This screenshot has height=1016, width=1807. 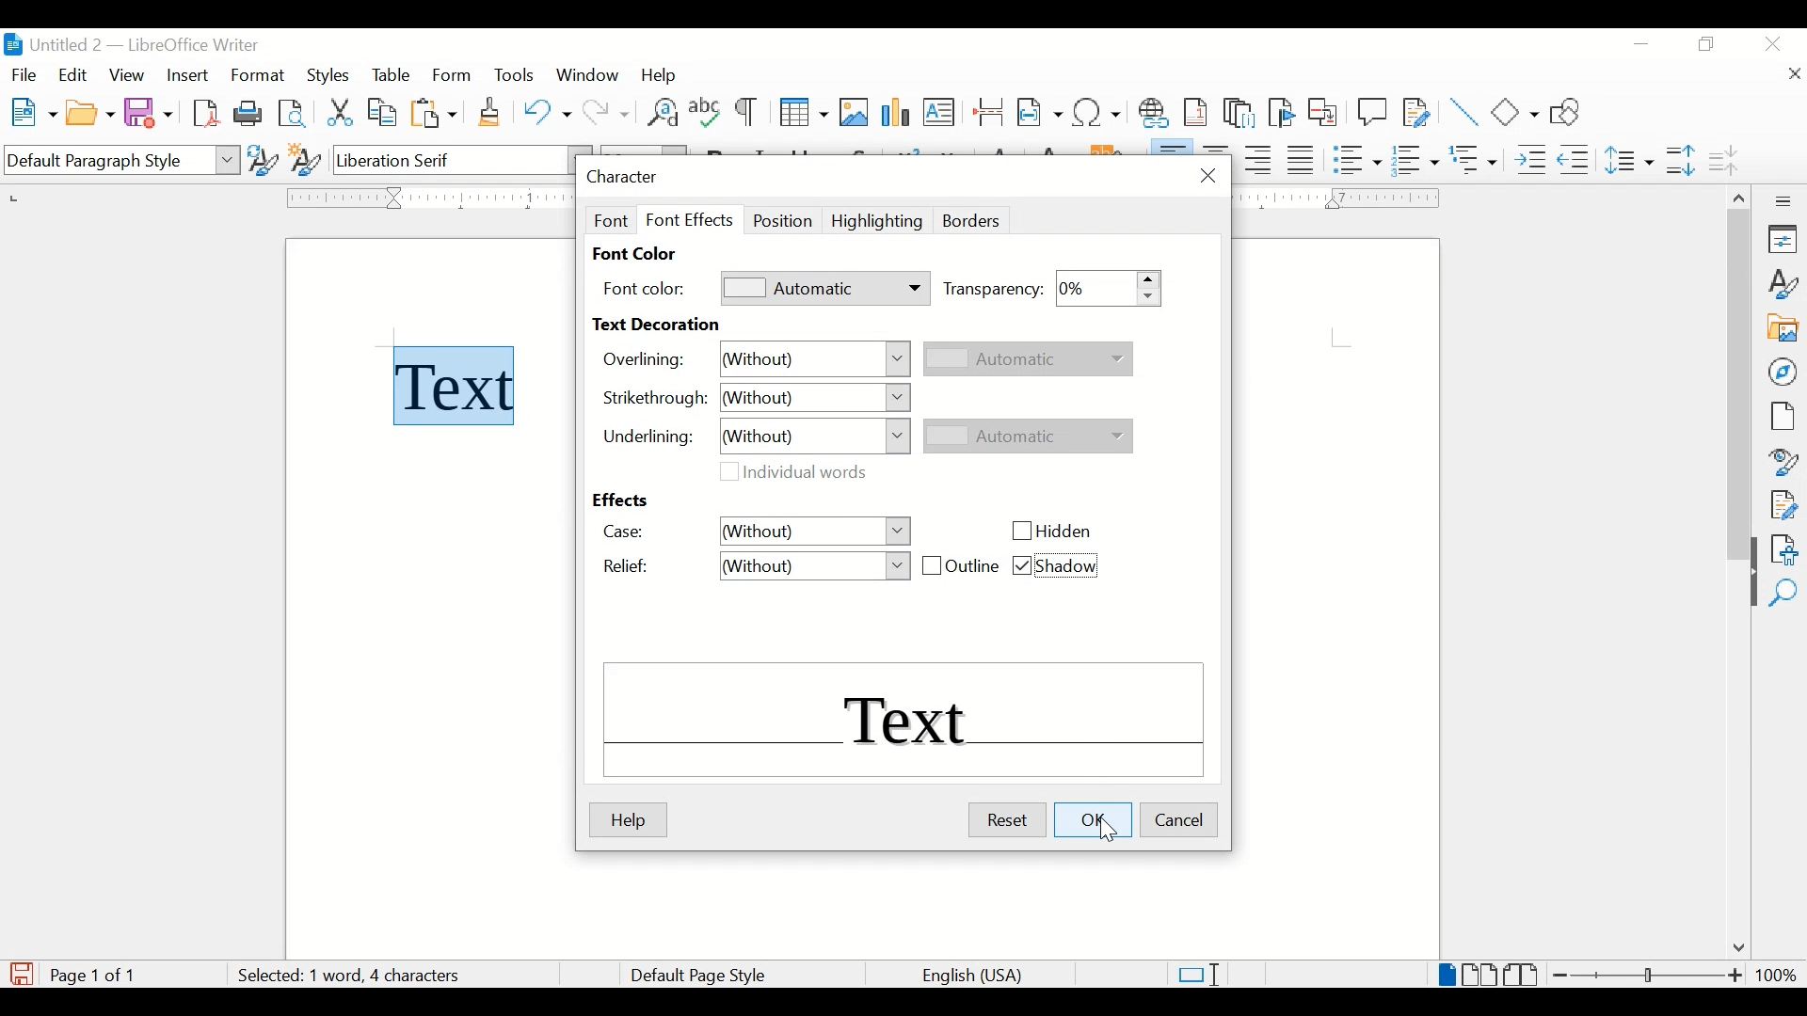 I want to click on insert image, so click(x=855, y=112).